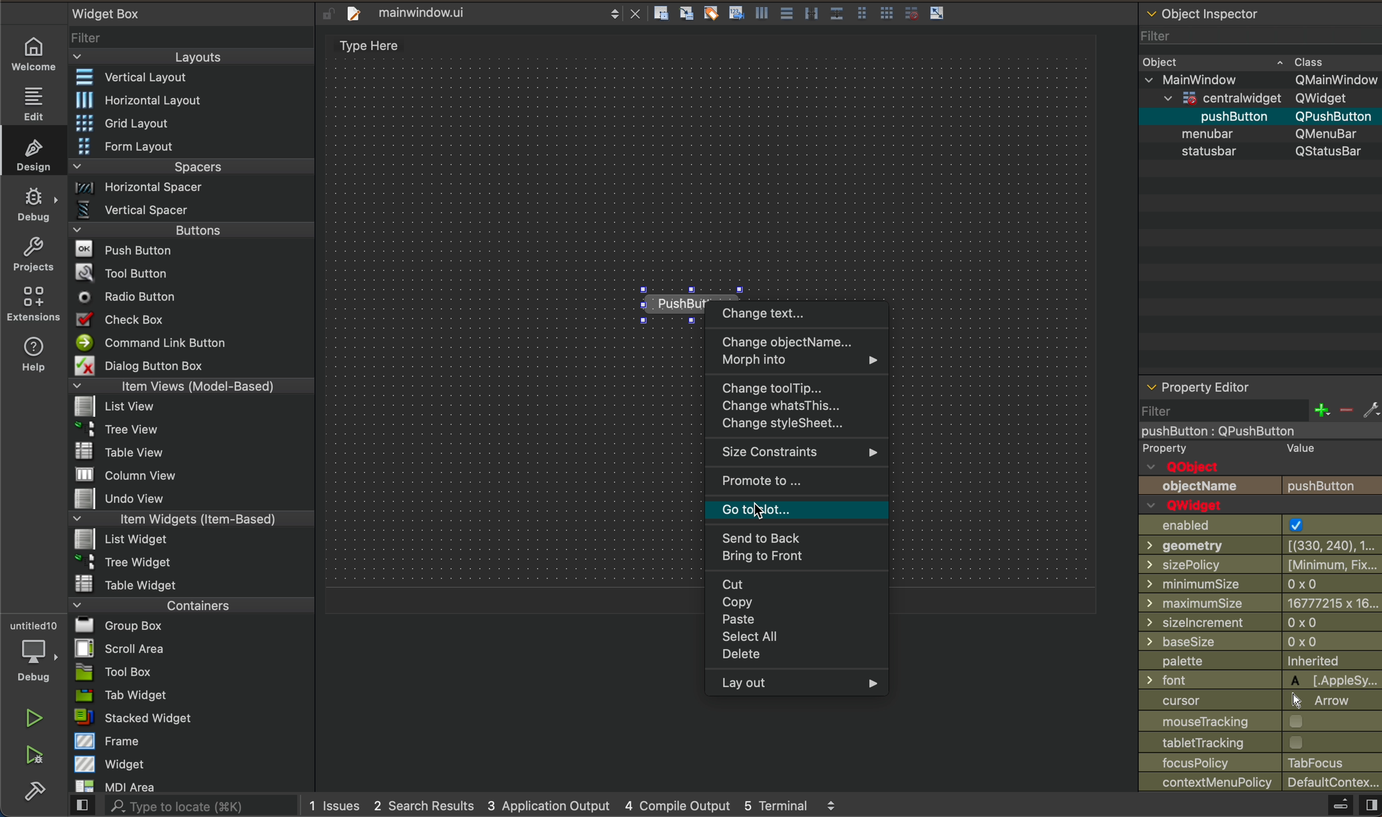 The image size is (1382, 817). I want to click on filter, so click(1259, 36).